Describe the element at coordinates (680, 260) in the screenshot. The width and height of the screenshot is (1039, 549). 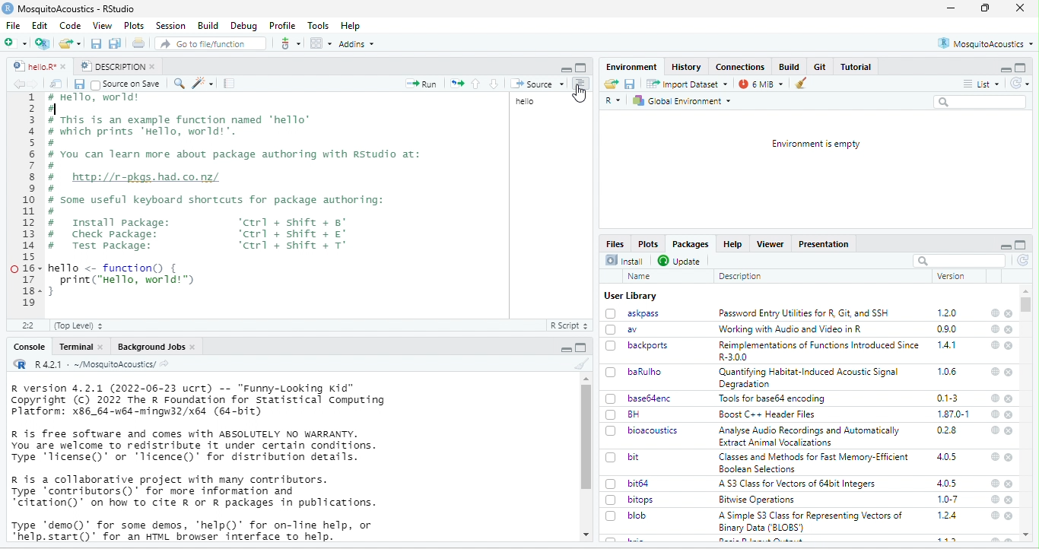
I see `Update` at that location.